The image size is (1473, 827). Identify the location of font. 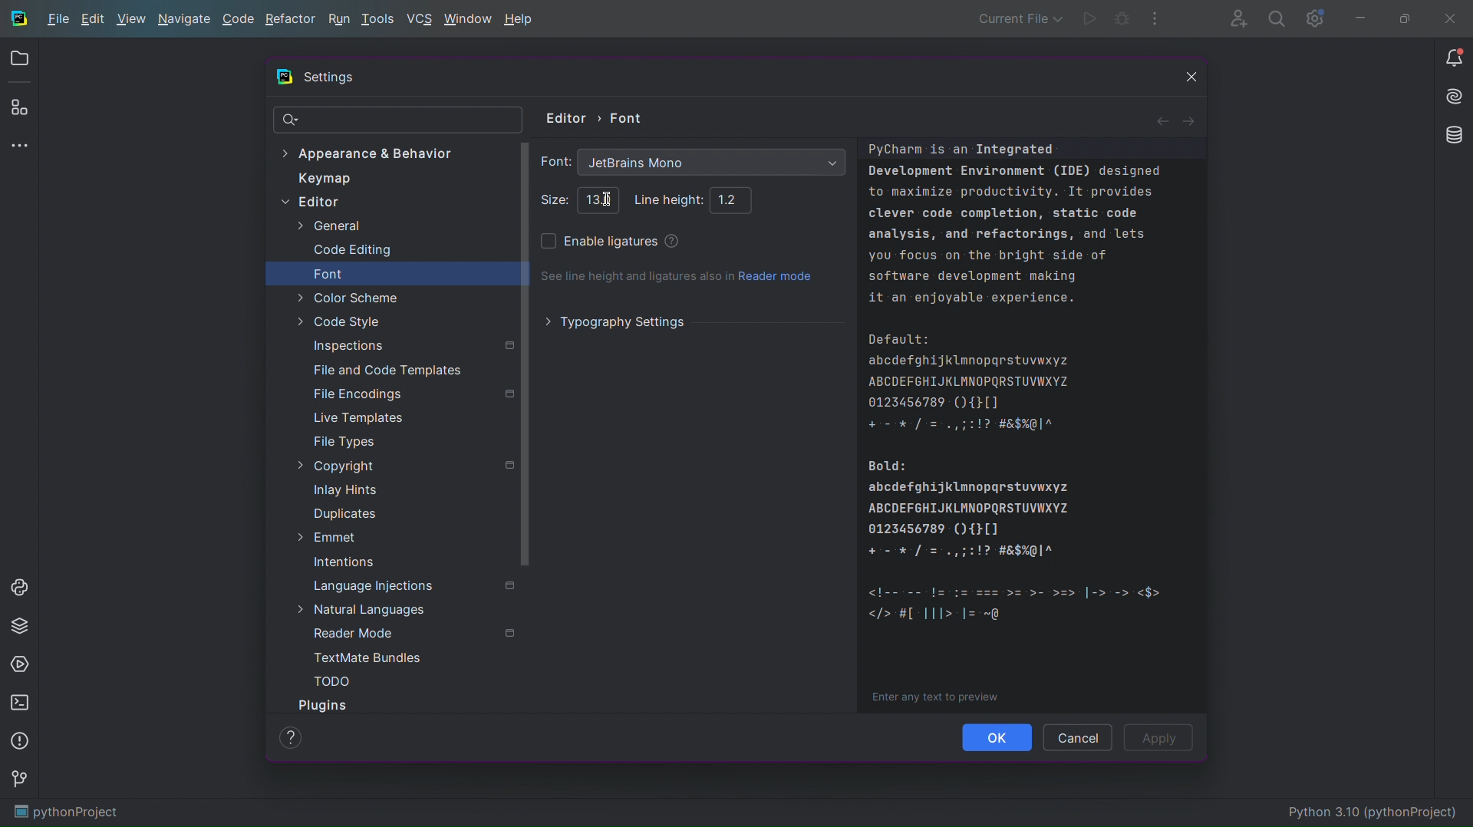
(554, 161).